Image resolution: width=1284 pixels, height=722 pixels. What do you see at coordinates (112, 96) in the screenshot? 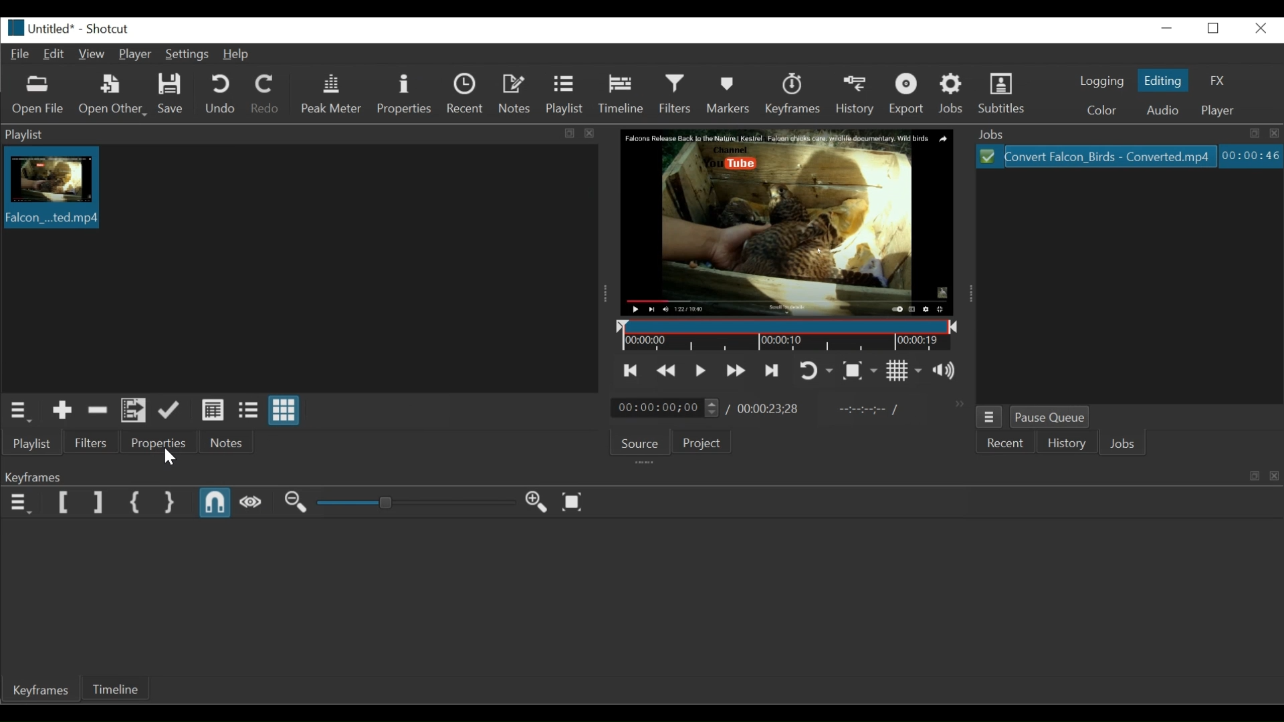
I see `Open Other` at bounding box center [112, 96].